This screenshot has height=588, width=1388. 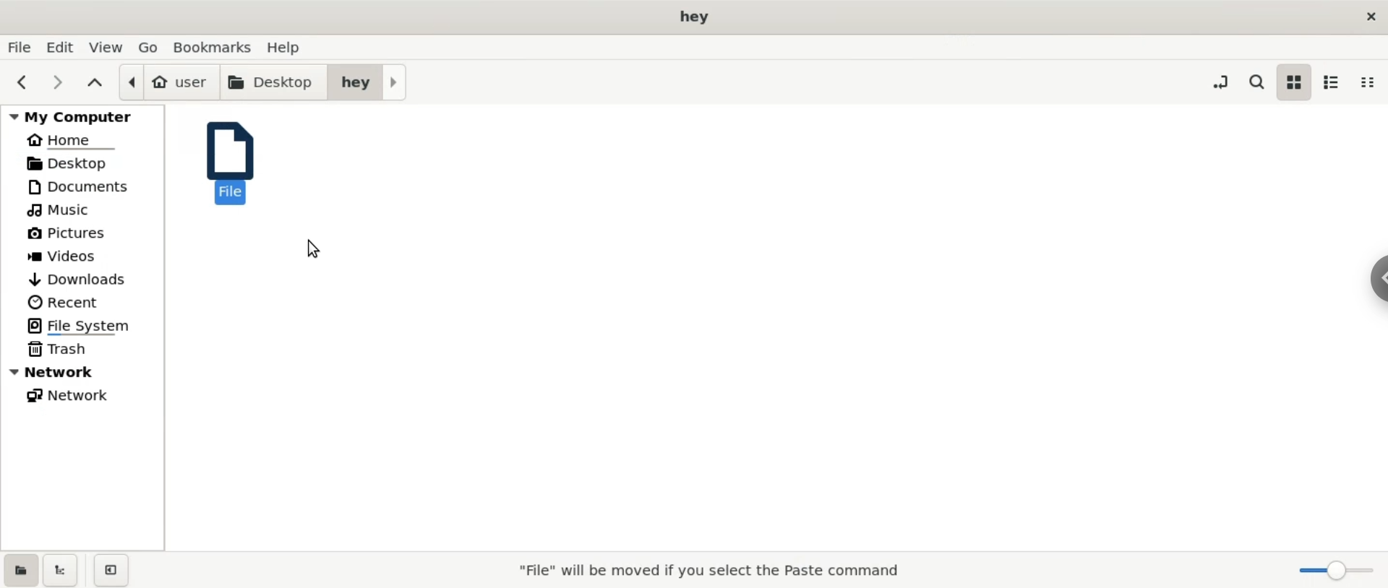 I want to click on my computer, so click(x=79, y=116).